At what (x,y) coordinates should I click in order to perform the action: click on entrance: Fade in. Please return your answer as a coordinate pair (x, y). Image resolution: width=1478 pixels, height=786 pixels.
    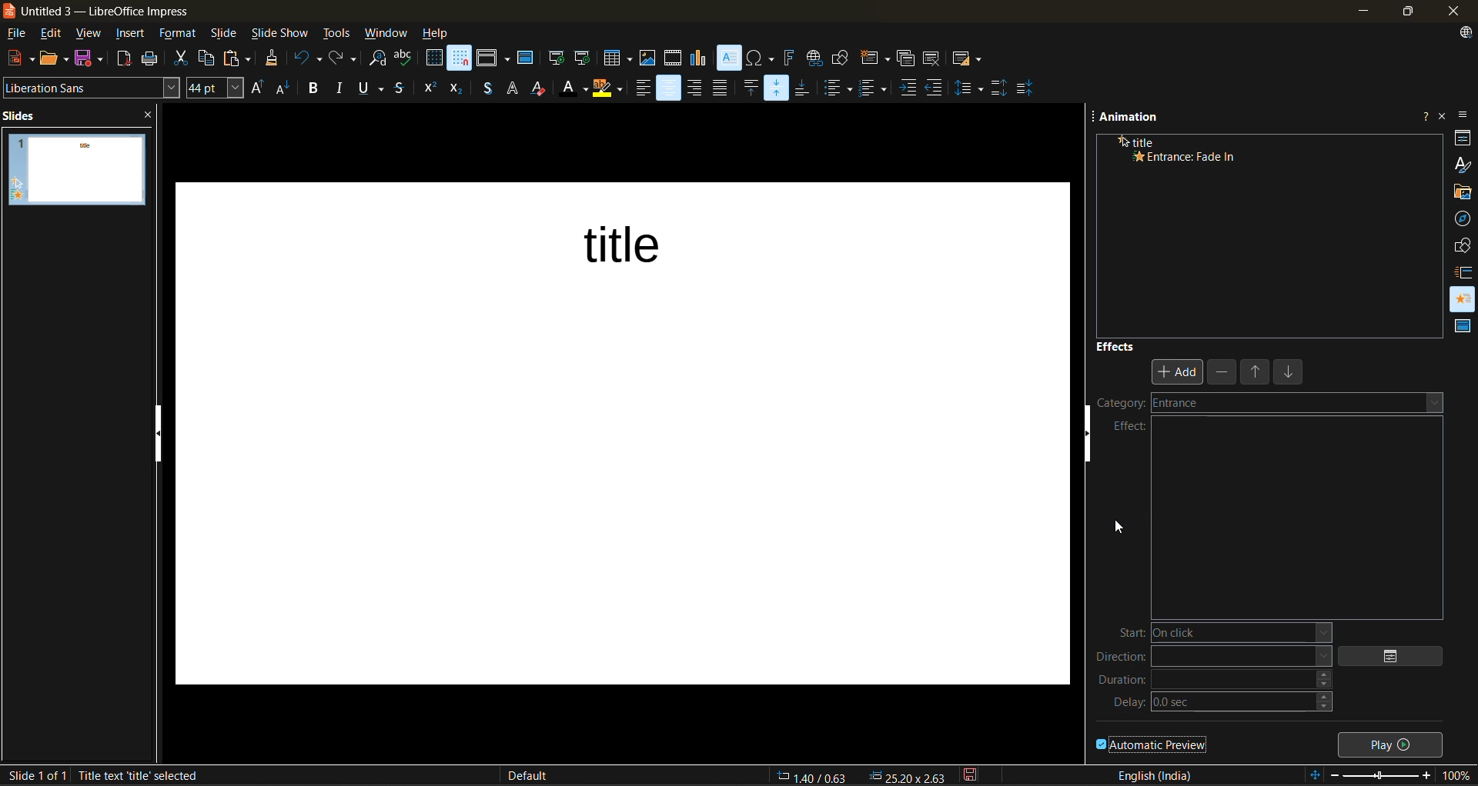
    Looking at the image, I should click on (1211, 157).